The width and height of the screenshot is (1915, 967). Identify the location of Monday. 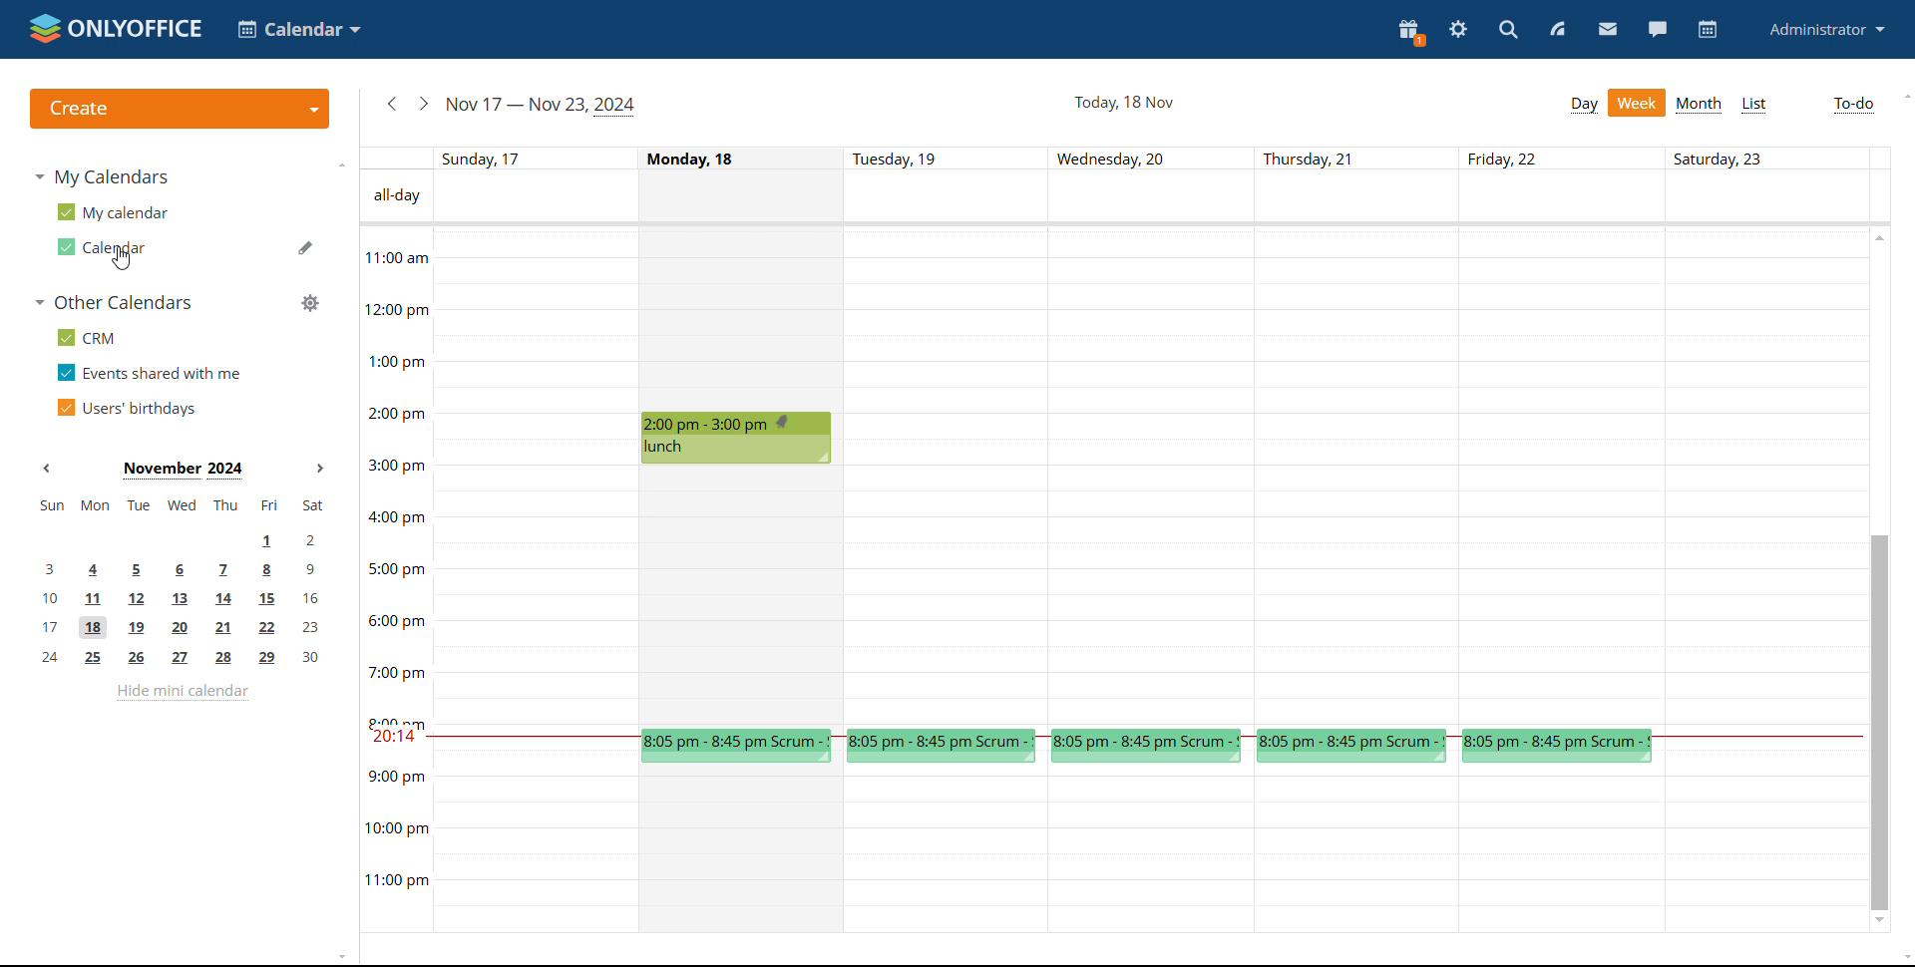
(742, 853).